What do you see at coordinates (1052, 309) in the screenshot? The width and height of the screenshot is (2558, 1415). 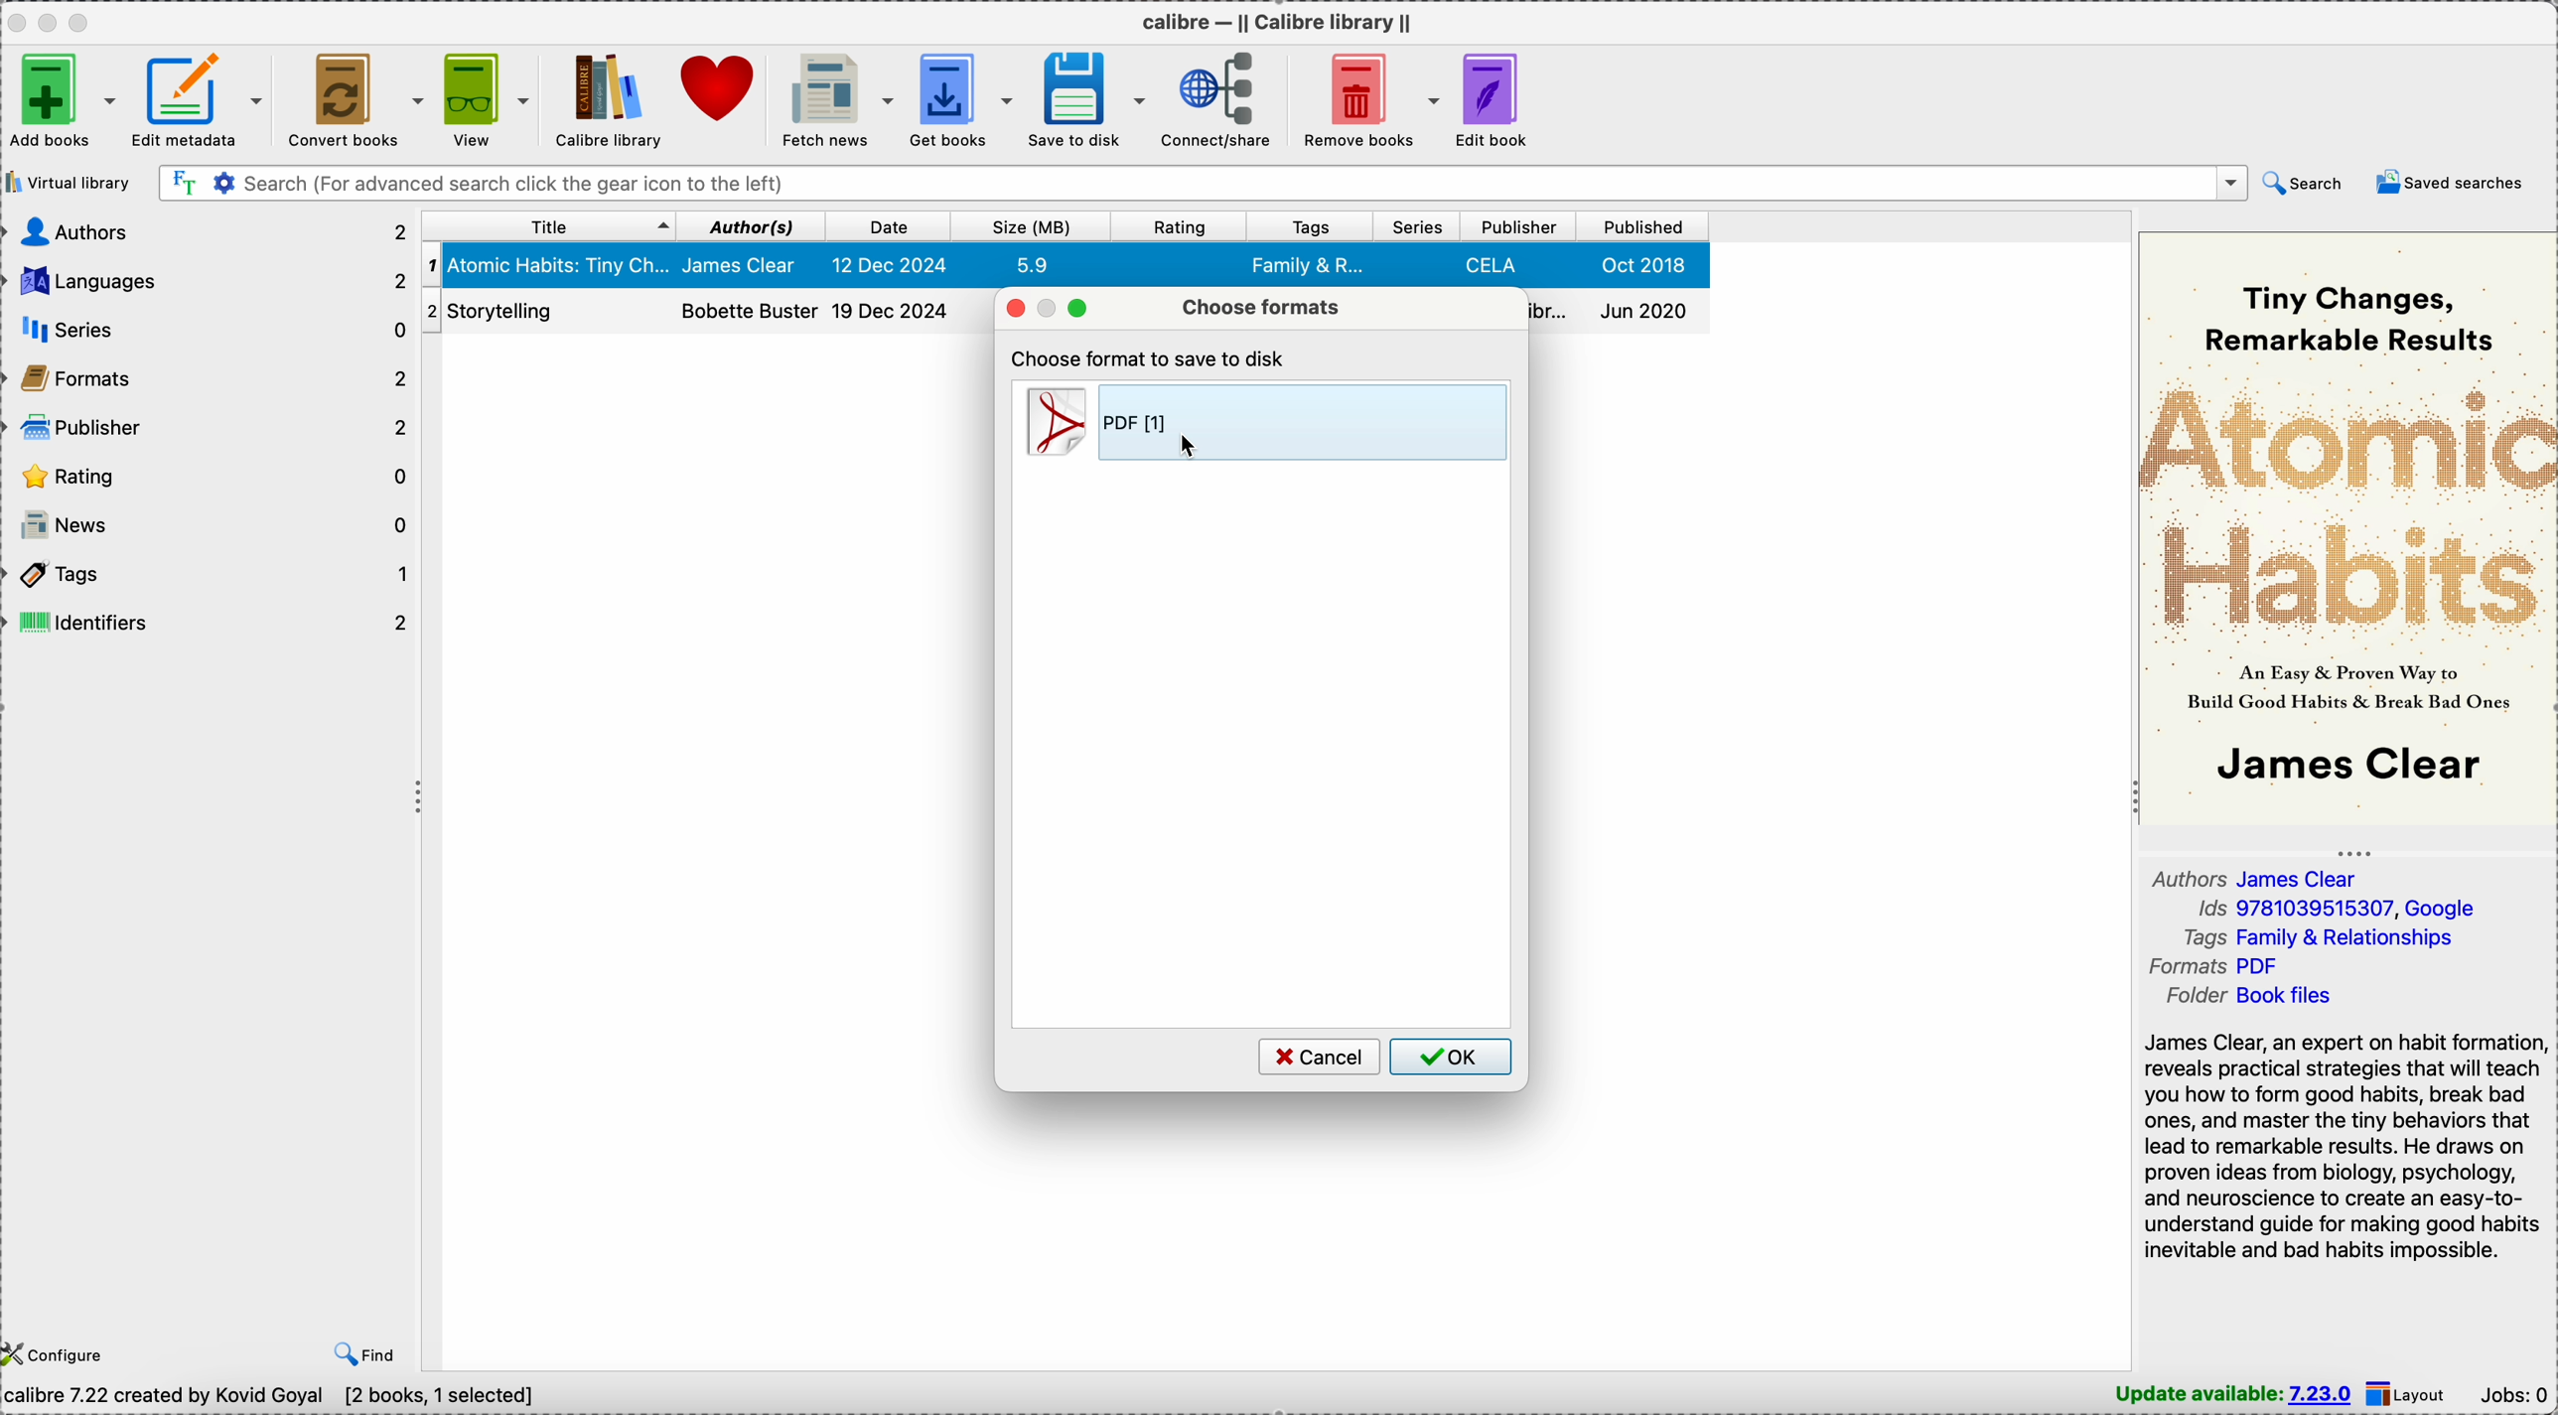 I see `disable minimize popup` at bounding box center [1052, 309].